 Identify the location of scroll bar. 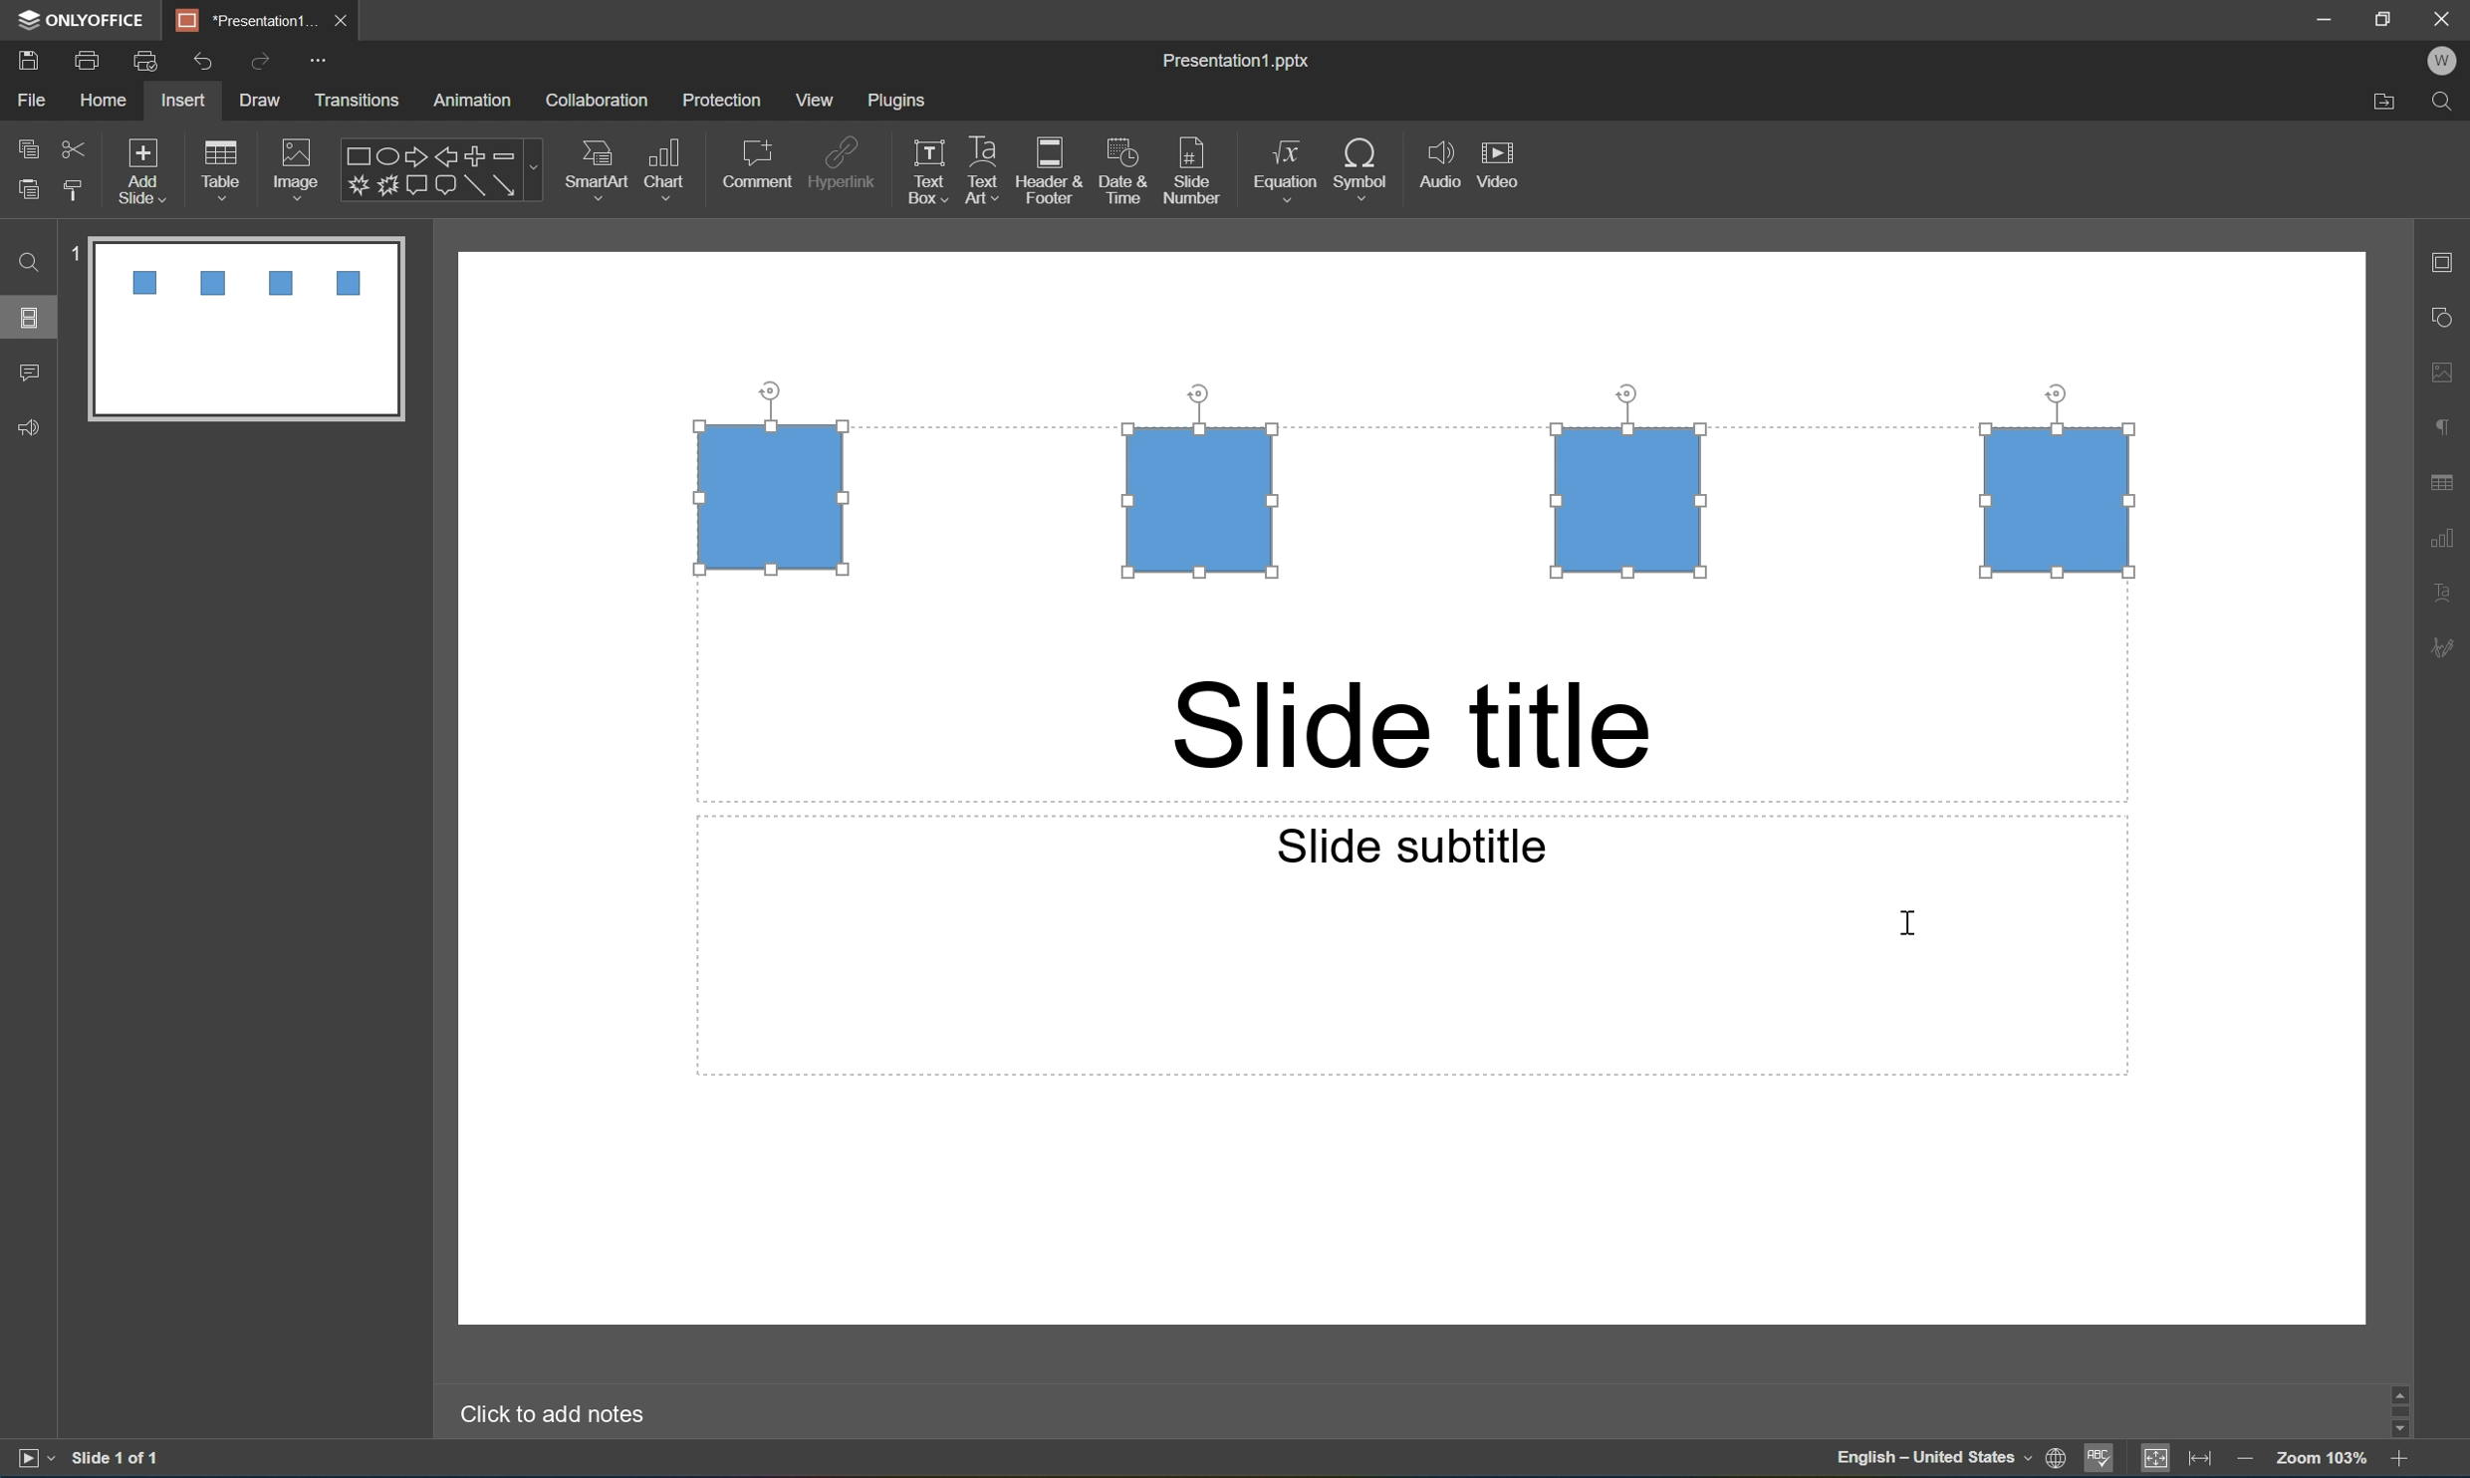
(2405, 1409).